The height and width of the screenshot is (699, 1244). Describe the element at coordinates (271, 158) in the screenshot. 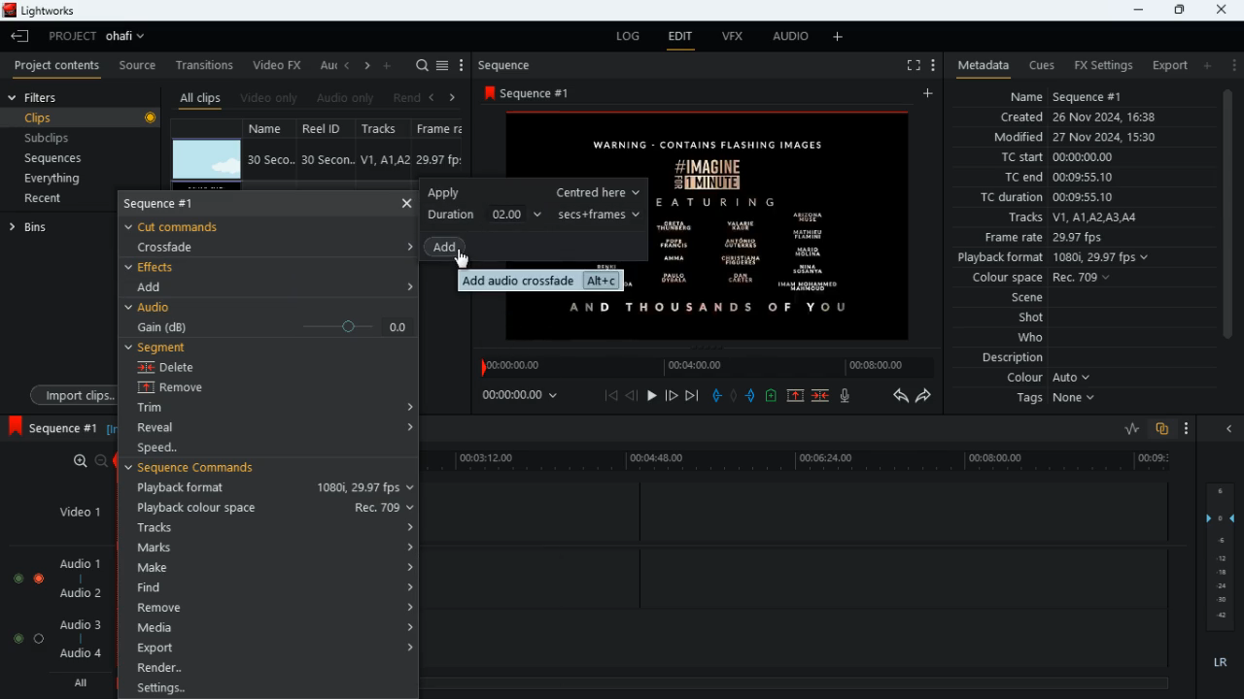

I see `30 seco..` at that location.